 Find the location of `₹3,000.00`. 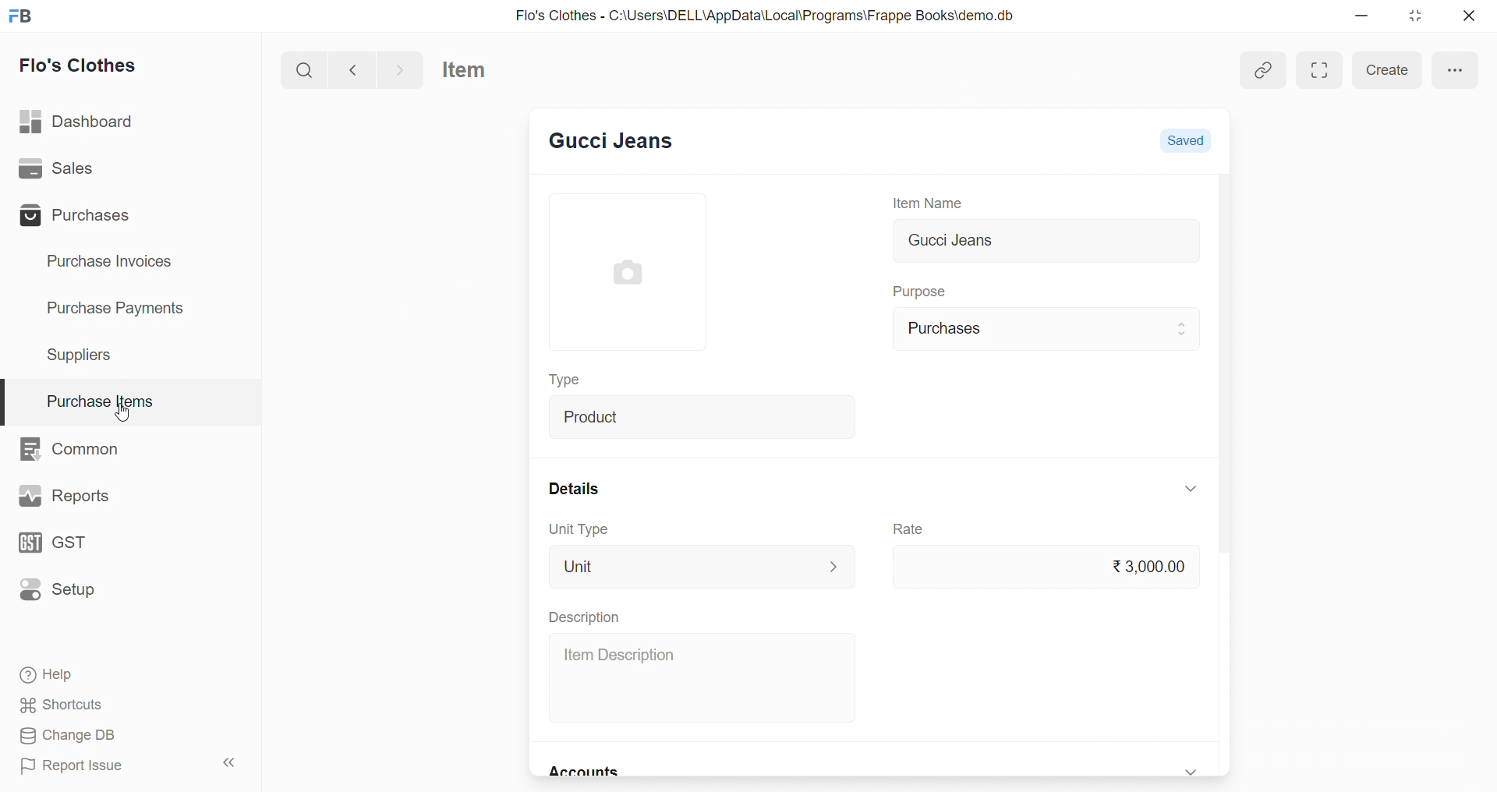

₹3,000.00 is located at coordinates (1042, 566).